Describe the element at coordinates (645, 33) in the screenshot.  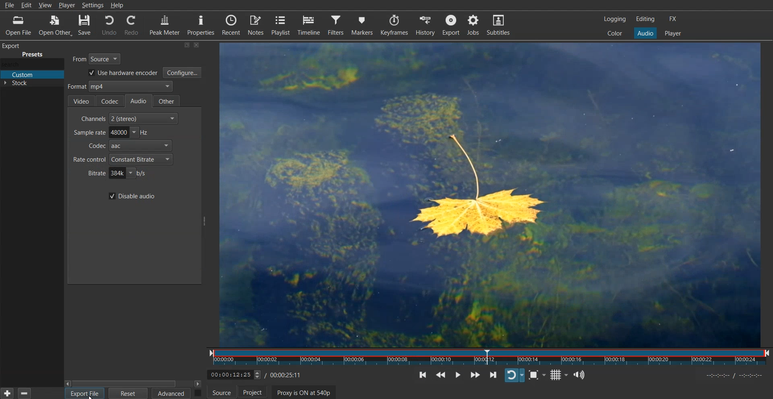
I see `Audio` at that location.